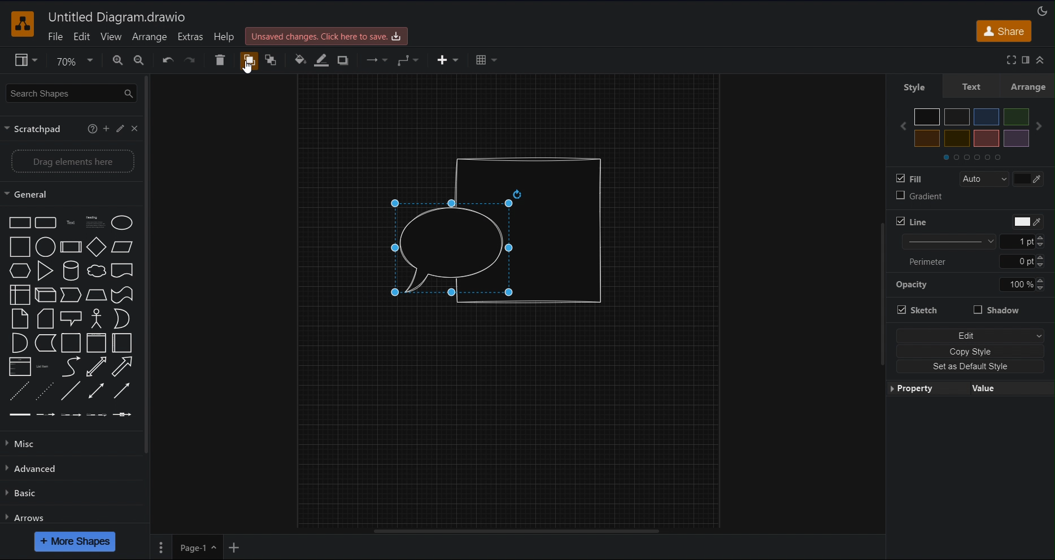 The width and height of the screenshot is (1055, 560). What do you see at coordinates (150, 37) in the screenshot?
I see `Arrange` at bounding box center [150, 37].